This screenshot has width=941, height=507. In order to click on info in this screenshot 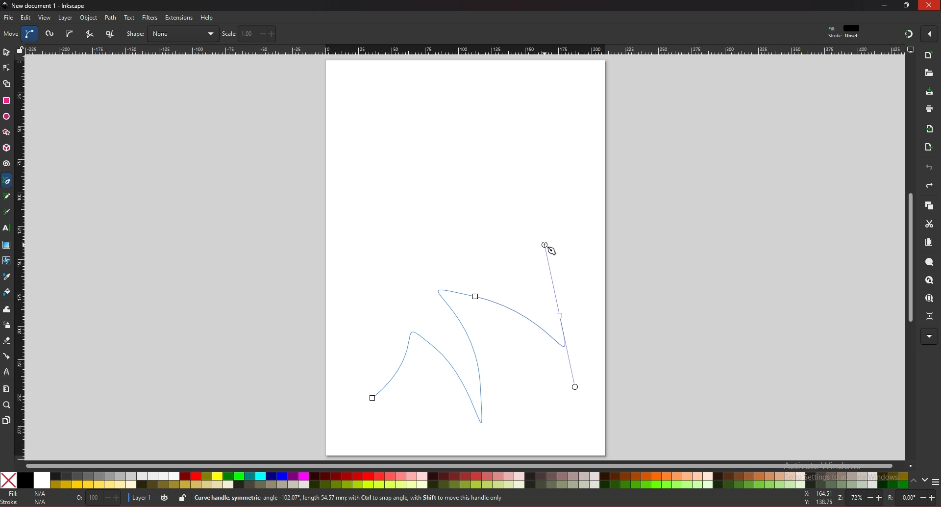, I will do `click(367, 498)`.